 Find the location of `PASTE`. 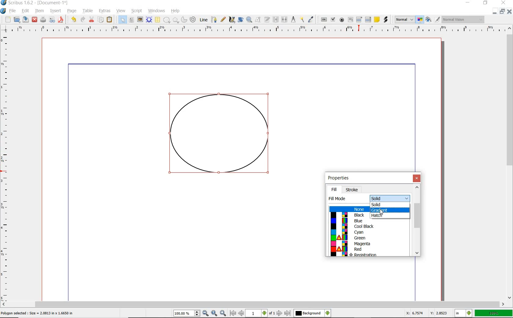

PASTE is located at coordinates (109, 20).